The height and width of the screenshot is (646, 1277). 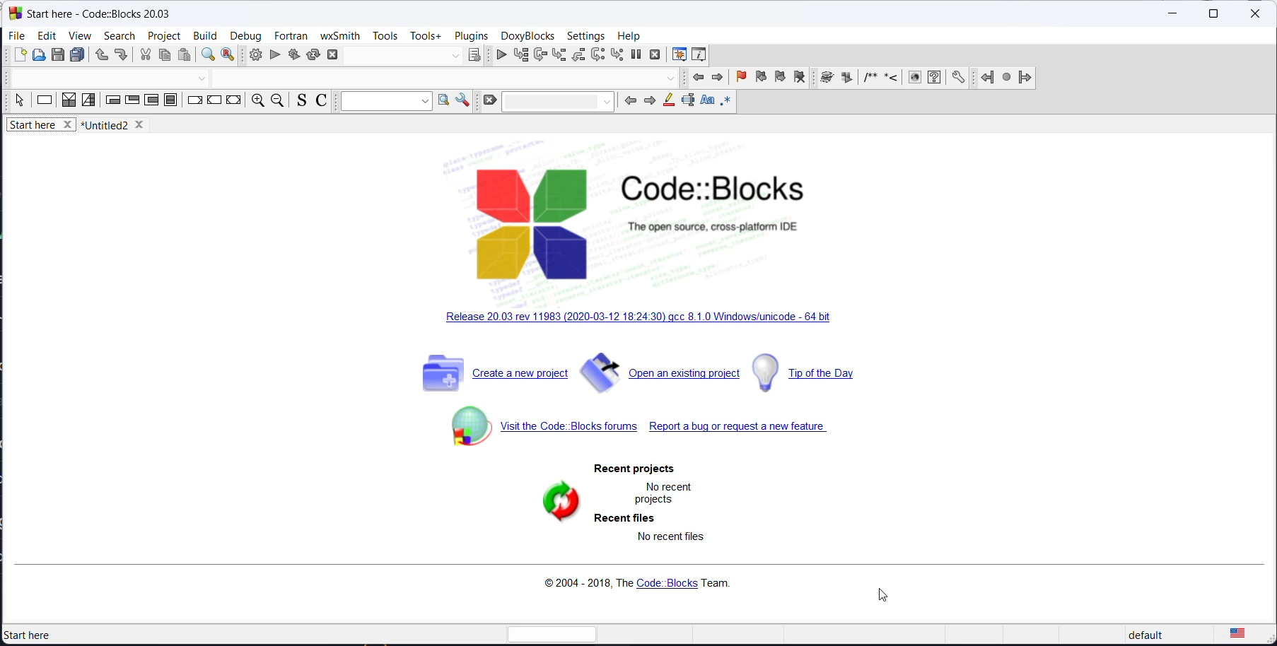 What do you see at coordinates (121, 57) in the screenshot?
I see `redo` at bounding box center [121, 57].